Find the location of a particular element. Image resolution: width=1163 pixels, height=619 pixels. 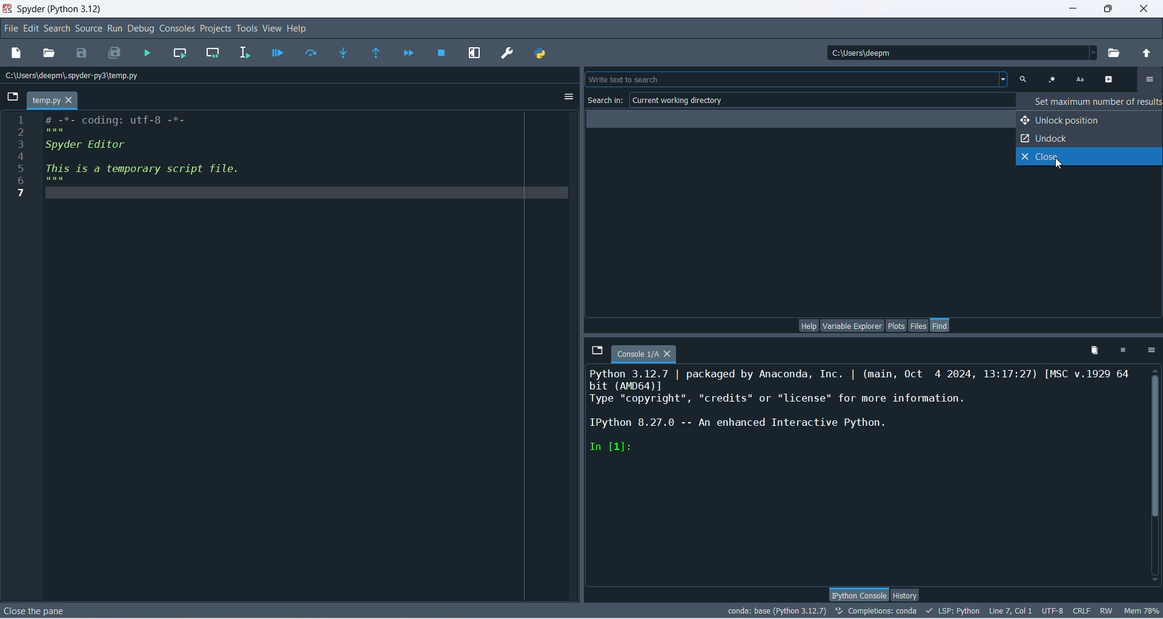

maximize is located at coordinates (1108, 9).